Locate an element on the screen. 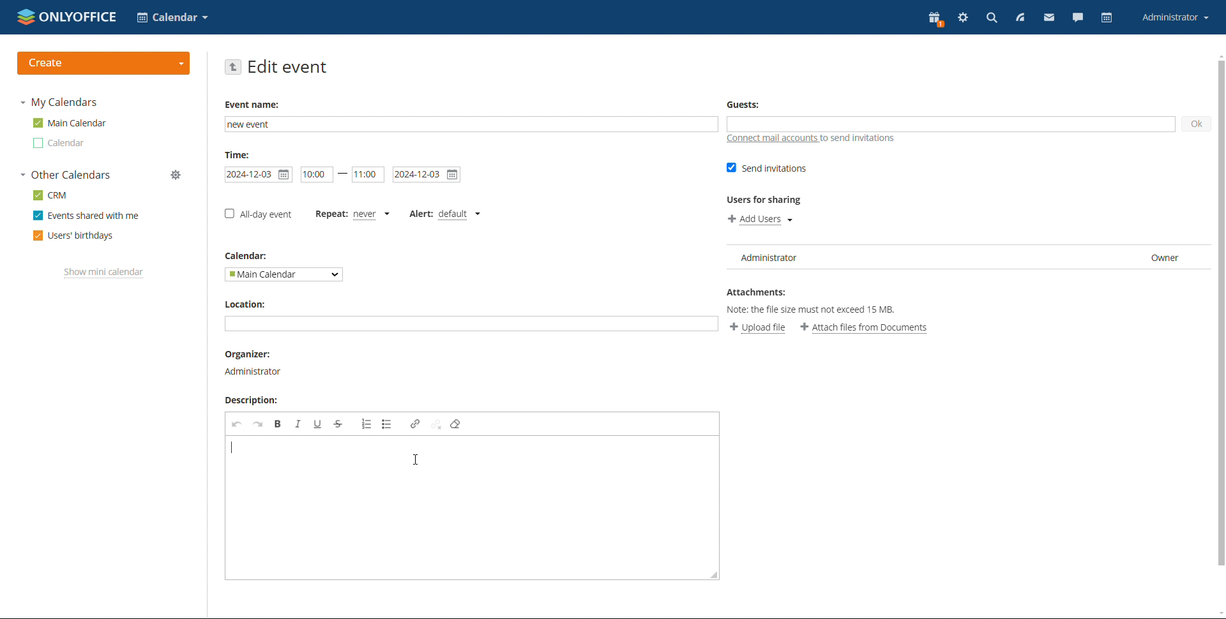 This screenshot has height=619, width=1226. undo is located at coordinates (237, 424).